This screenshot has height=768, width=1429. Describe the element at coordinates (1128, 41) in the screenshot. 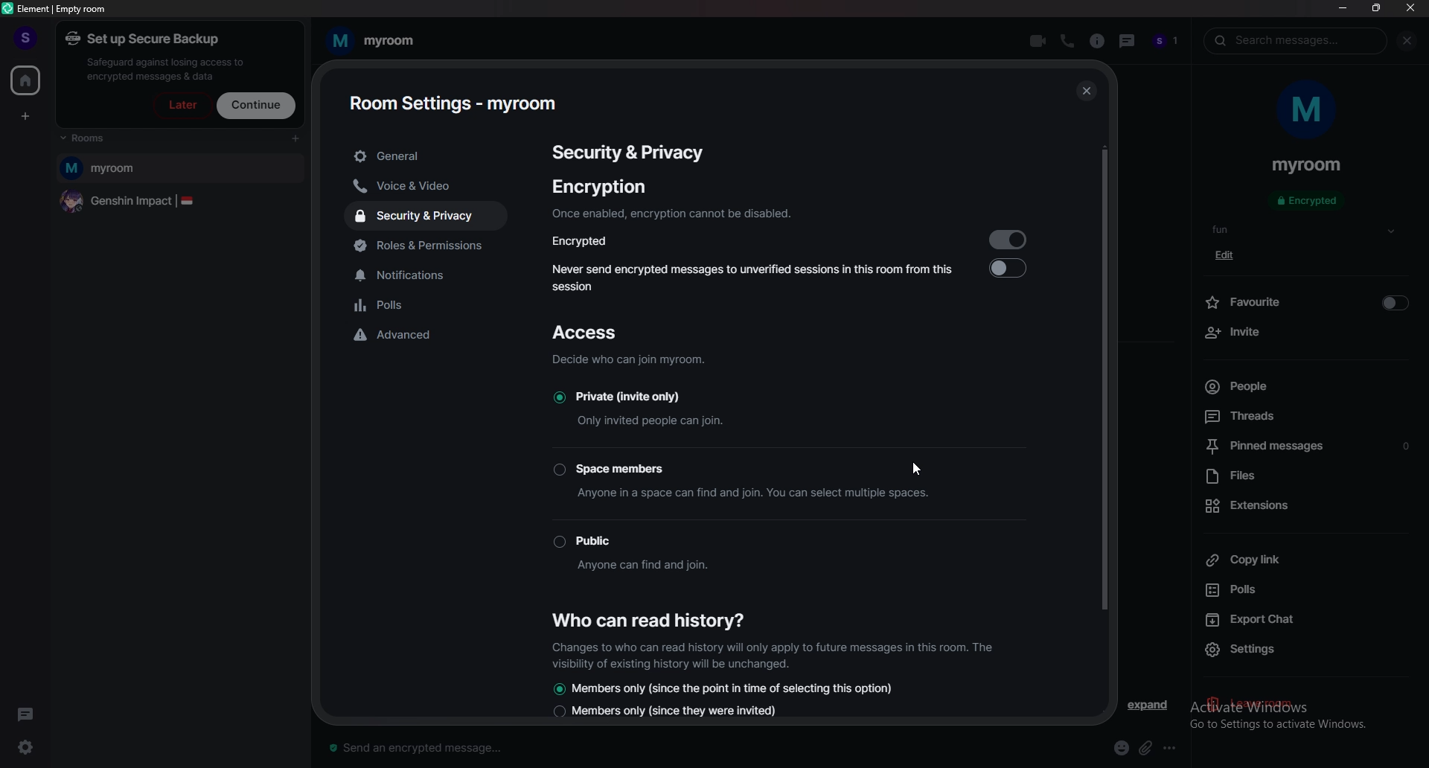

I see `threads` at that location.